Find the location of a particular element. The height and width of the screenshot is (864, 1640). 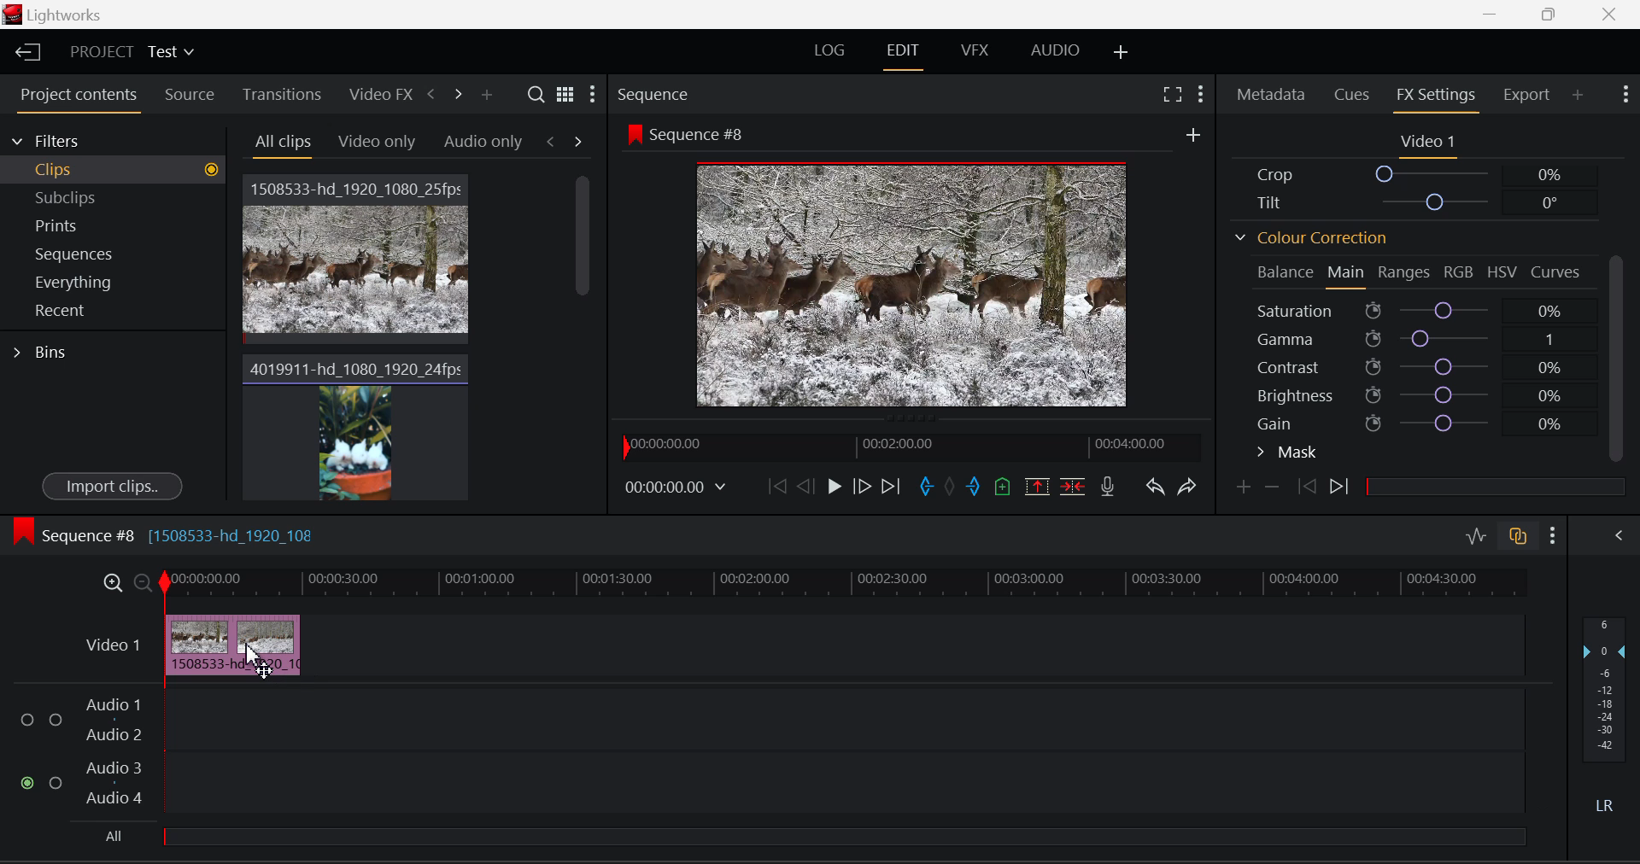

Restore Down is located at coordinates (1492, 15).